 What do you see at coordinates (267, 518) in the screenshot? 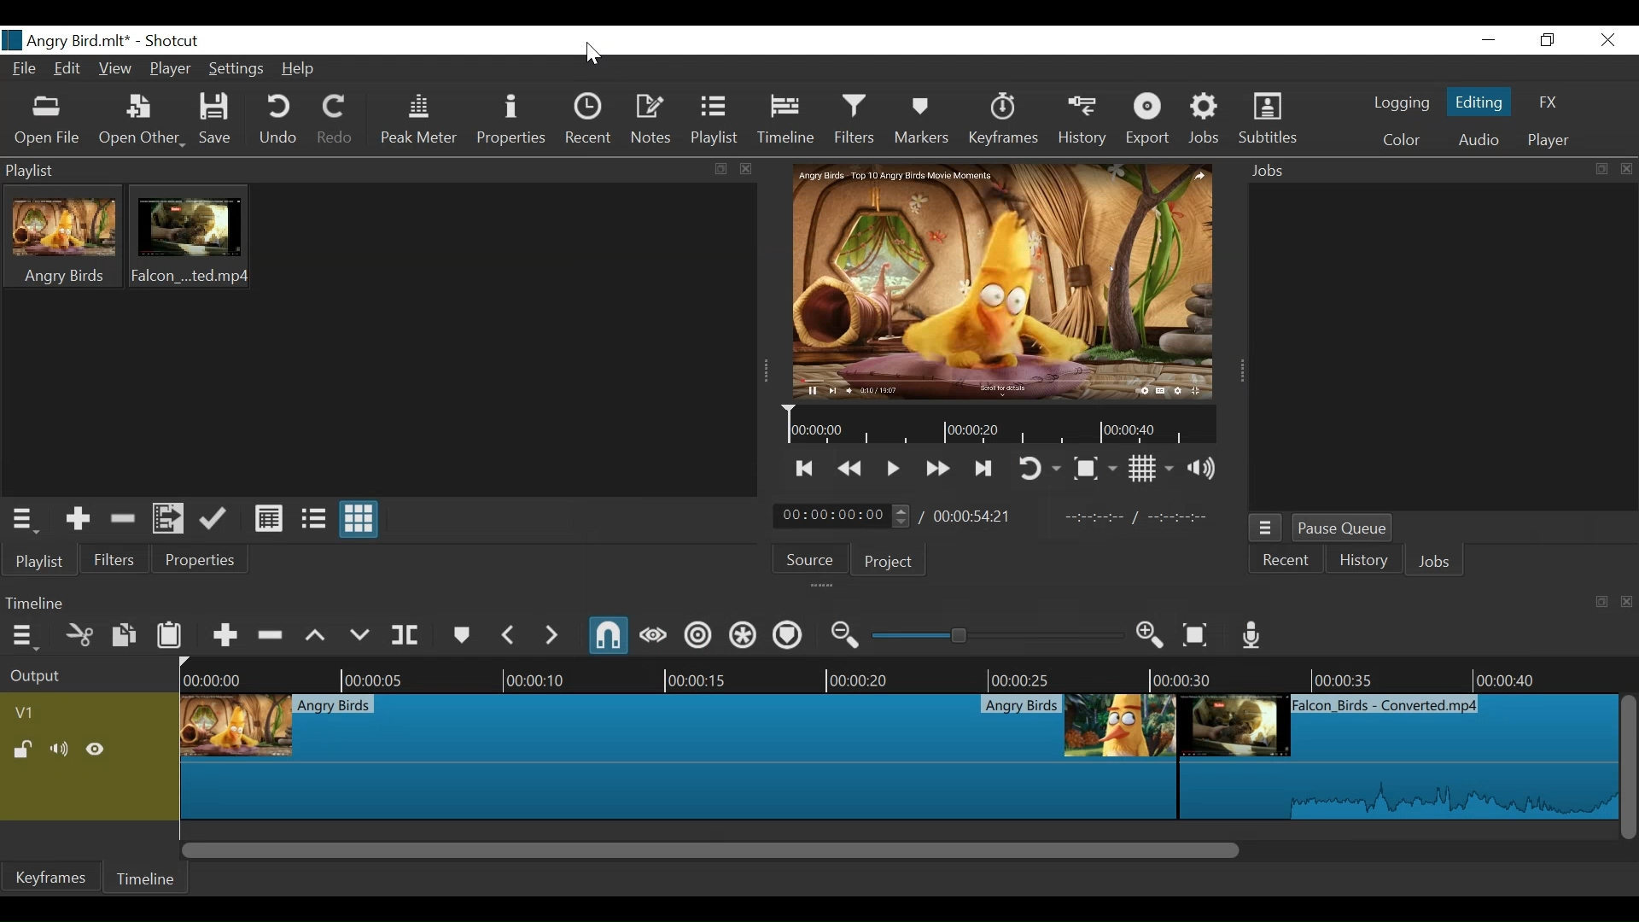
I see `View as detail` at bounding box center [267, 518].